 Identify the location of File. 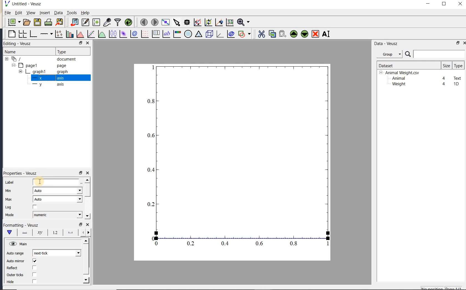
(8, 13).